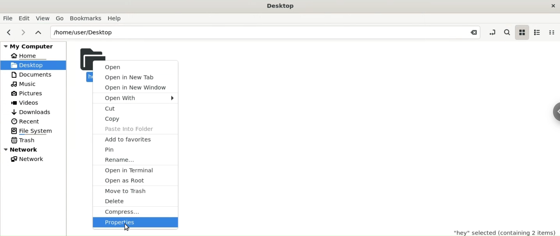 This screenshot has width=560, height=236. I want to click on Home, so click(37, 55).